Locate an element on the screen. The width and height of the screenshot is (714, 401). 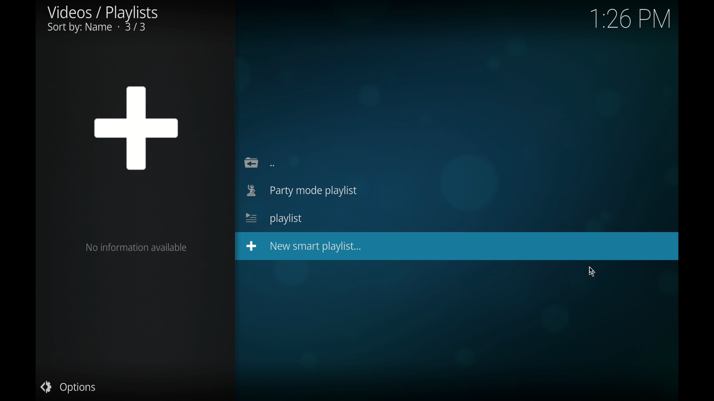
new smart playlist is located at coordinates (305, 247).